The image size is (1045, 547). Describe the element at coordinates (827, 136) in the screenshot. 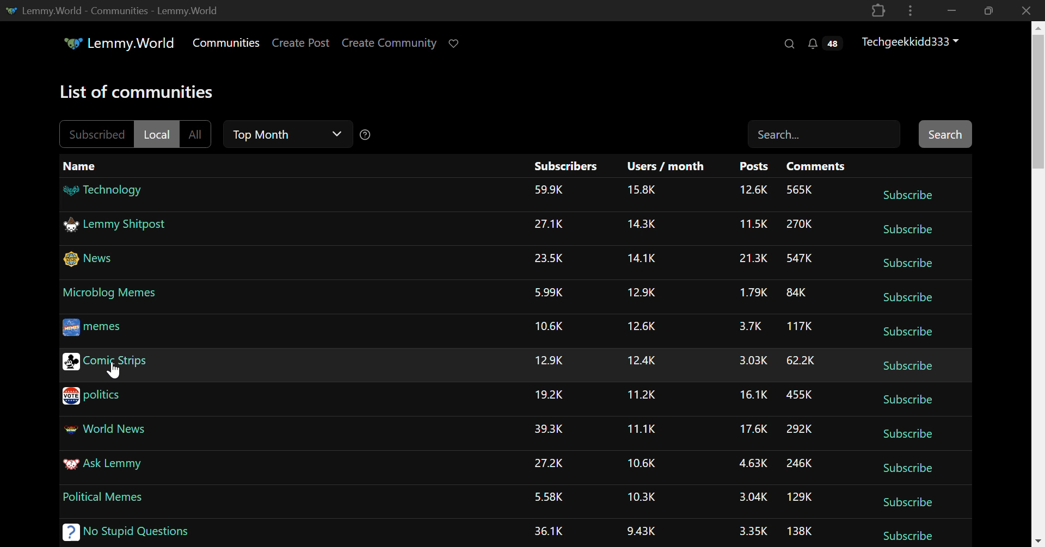

I see `Search` at that location.